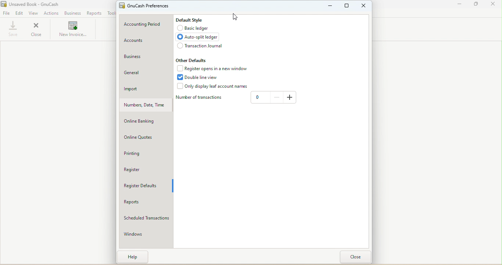  Describe the element at coordinates (144, 105) in the screenshot. I see `Number, Date, Time` at that location.